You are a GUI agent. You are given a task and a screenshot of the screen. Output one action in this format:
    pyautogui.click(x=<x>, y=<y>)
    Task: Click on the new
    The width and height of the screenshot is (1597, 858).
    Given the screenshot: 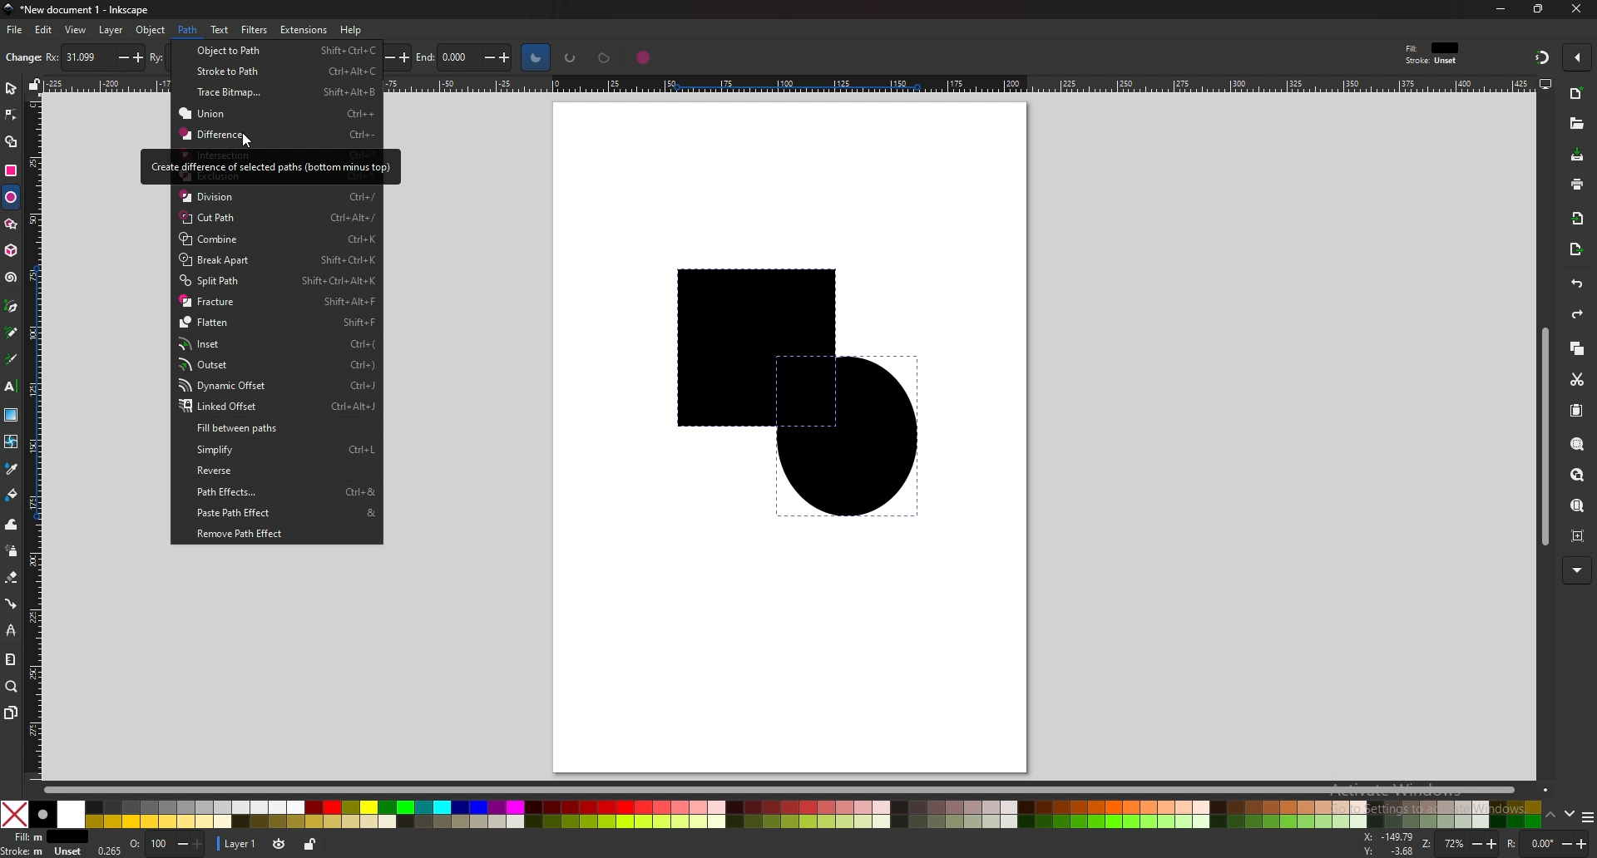 What is the action you would take?
    pyautogui.click(x=1577, y=94)
    